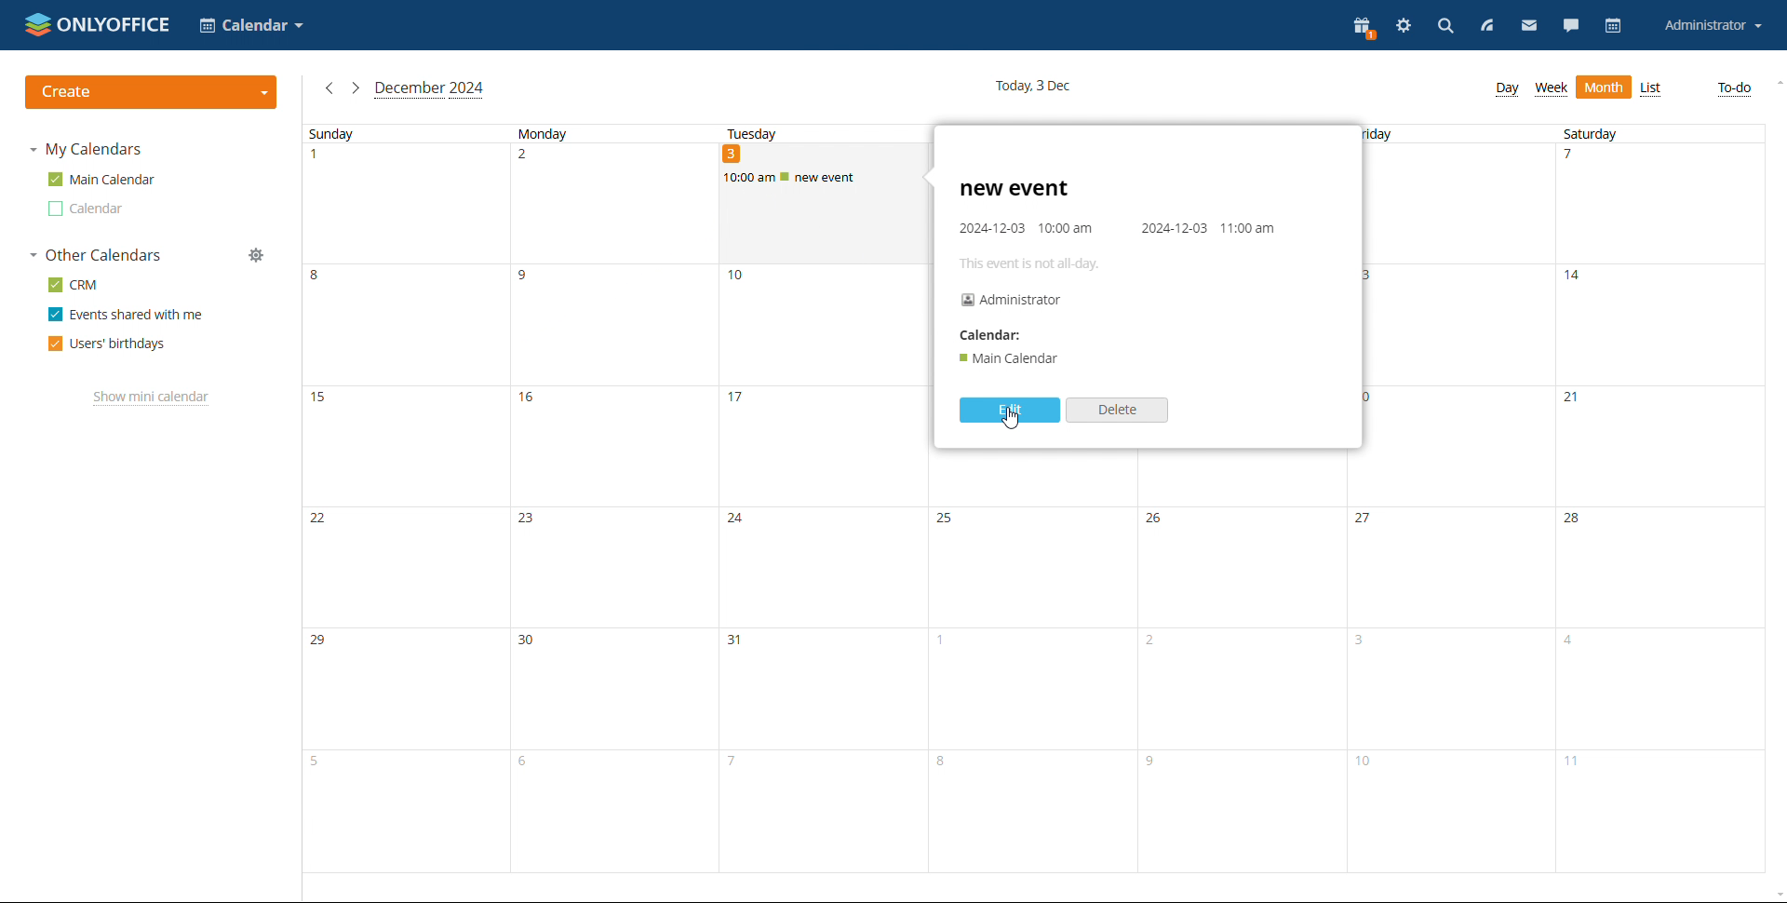 The image size is (1787, 903). What do you see at coordinates (1668, 446) in the screenshot?
I see `21` at bounding box center [1668, 446].